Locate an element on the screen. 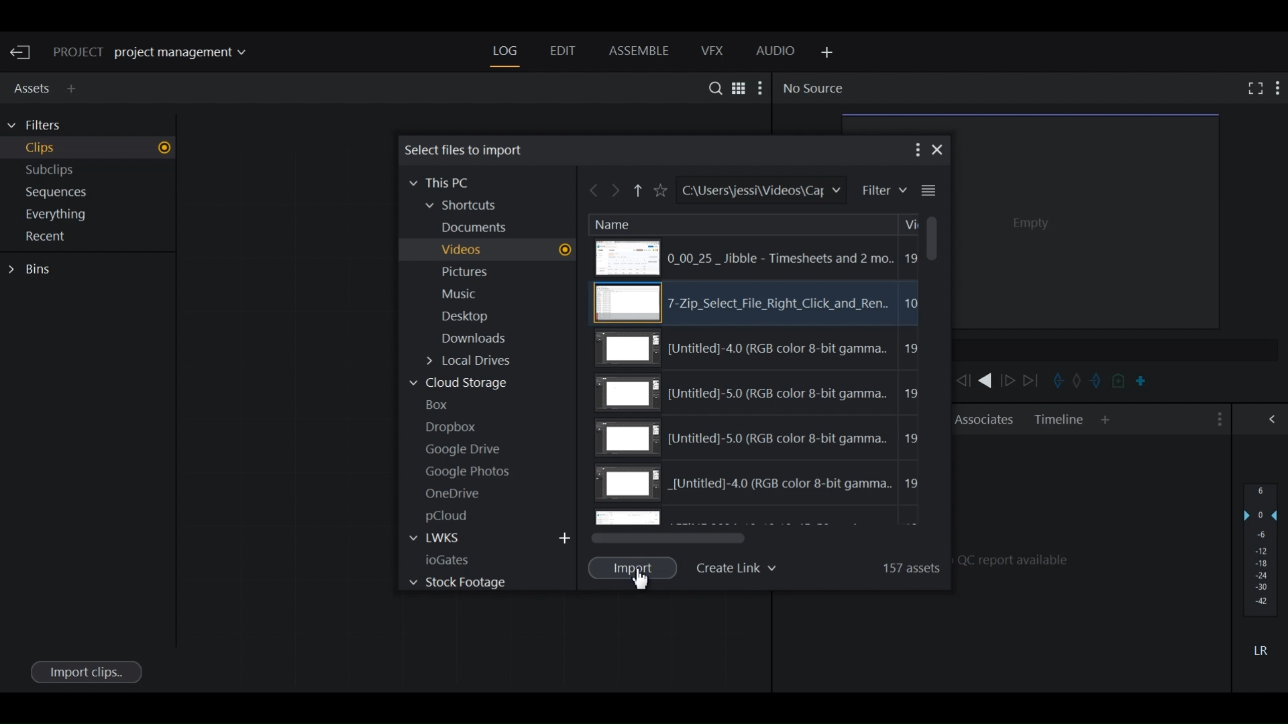 Image resolution: width=1288 pixels, height=724 pixels. Toggle between list and tile view is located at coordinates (928, 191).